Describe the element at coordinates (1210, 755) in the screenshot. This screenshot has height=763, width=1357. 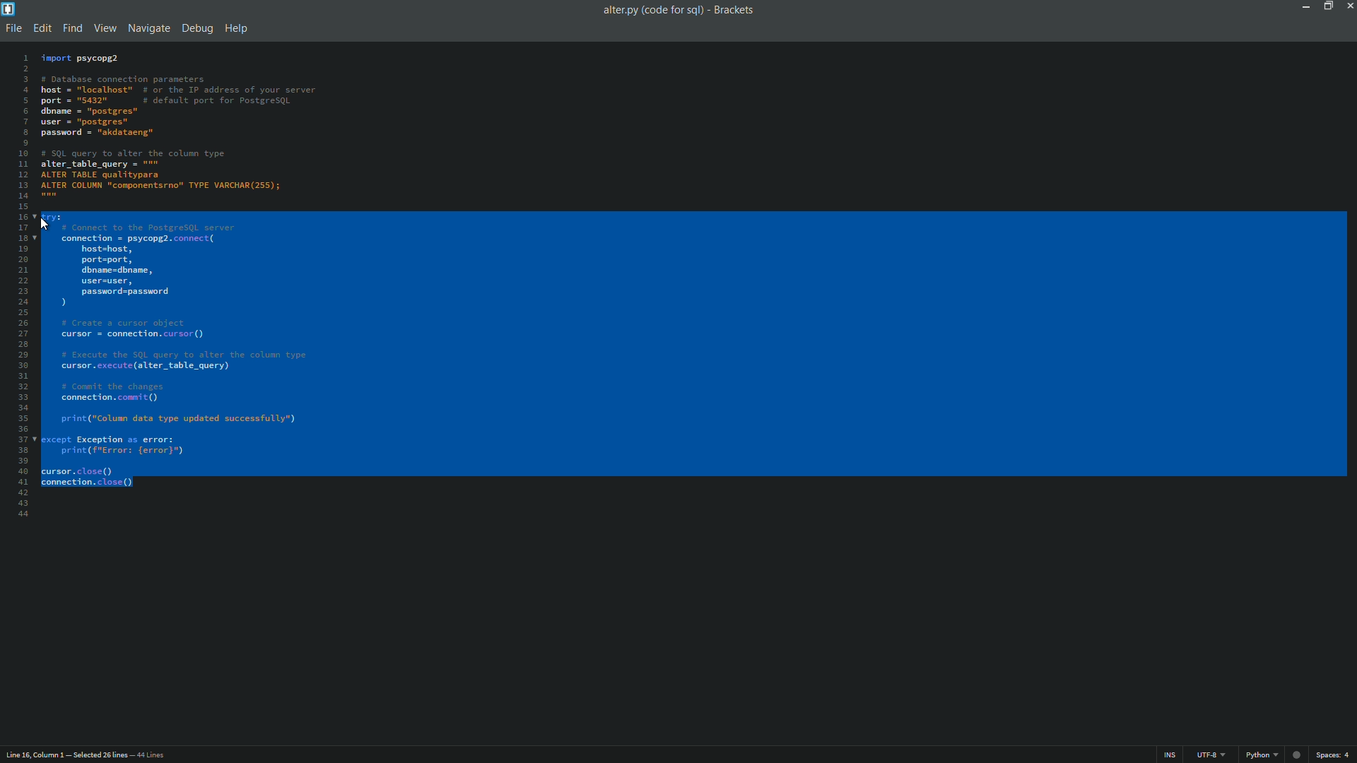
I see `file encoding` at that location.